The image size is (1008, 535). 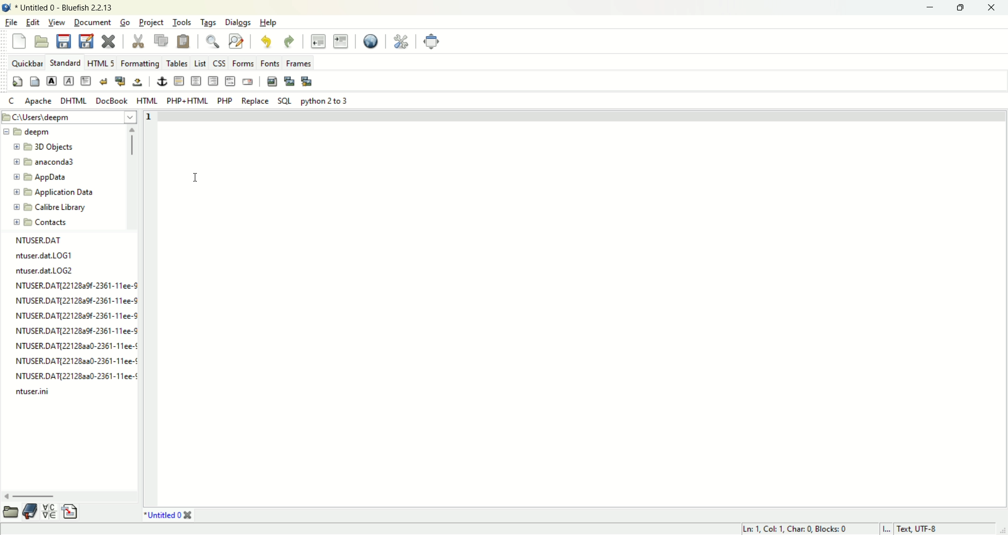 What do you see at coordinates (963, 9) in the screenshot?
I see `maximize` at bounding box center [963, 9].